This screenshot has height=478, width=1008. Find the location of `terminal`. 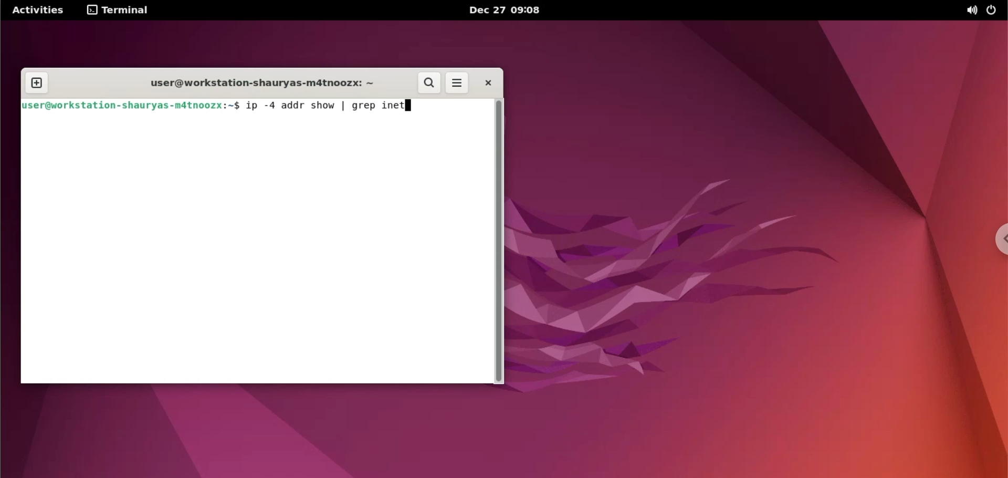

terminal is located at coordinates (118, 9).